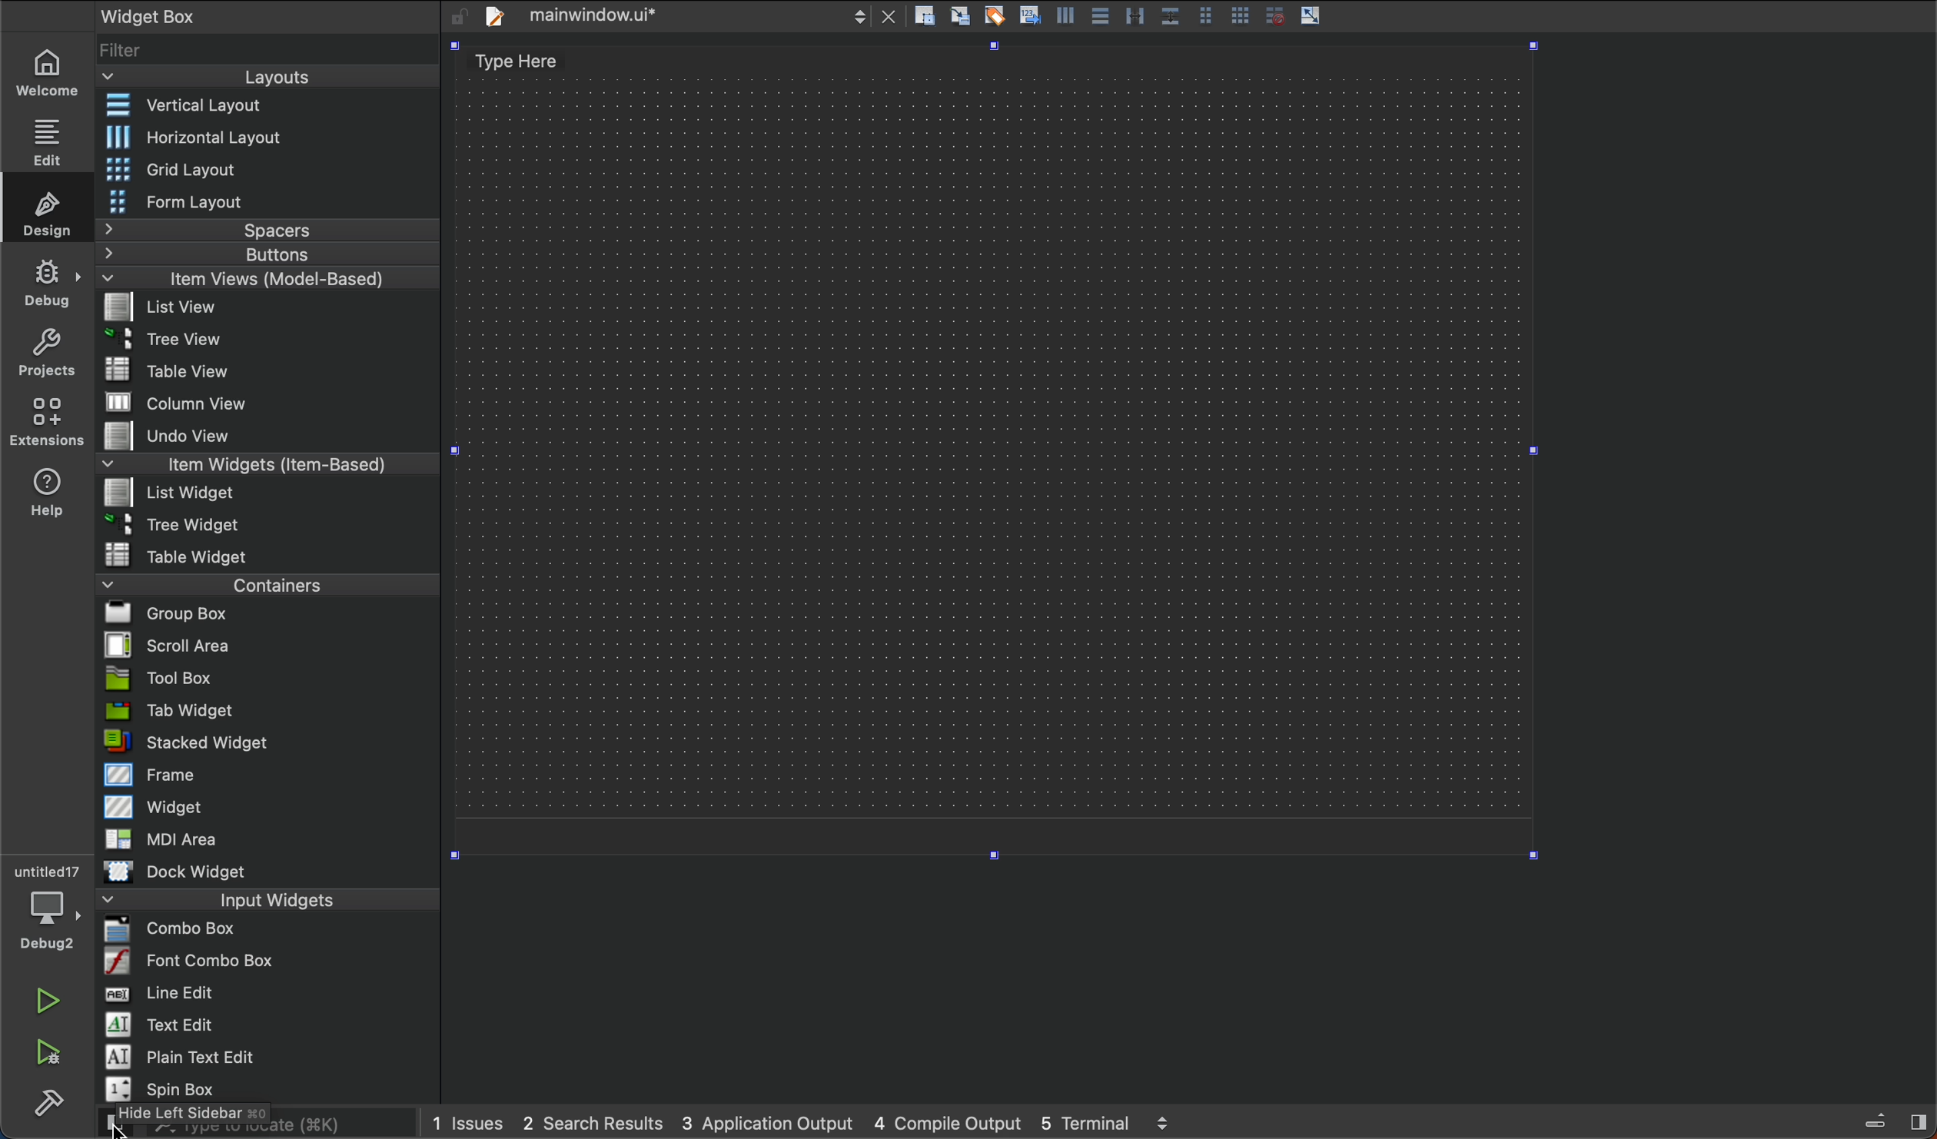  I want to click on design section, so click(998, 455).